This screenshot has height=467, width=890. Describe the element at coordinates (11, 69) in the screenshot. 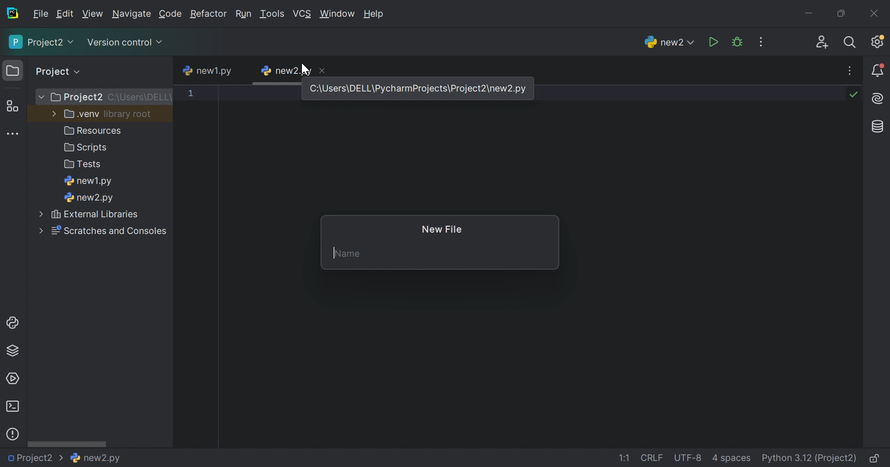

I see `Folder icon` at that location.